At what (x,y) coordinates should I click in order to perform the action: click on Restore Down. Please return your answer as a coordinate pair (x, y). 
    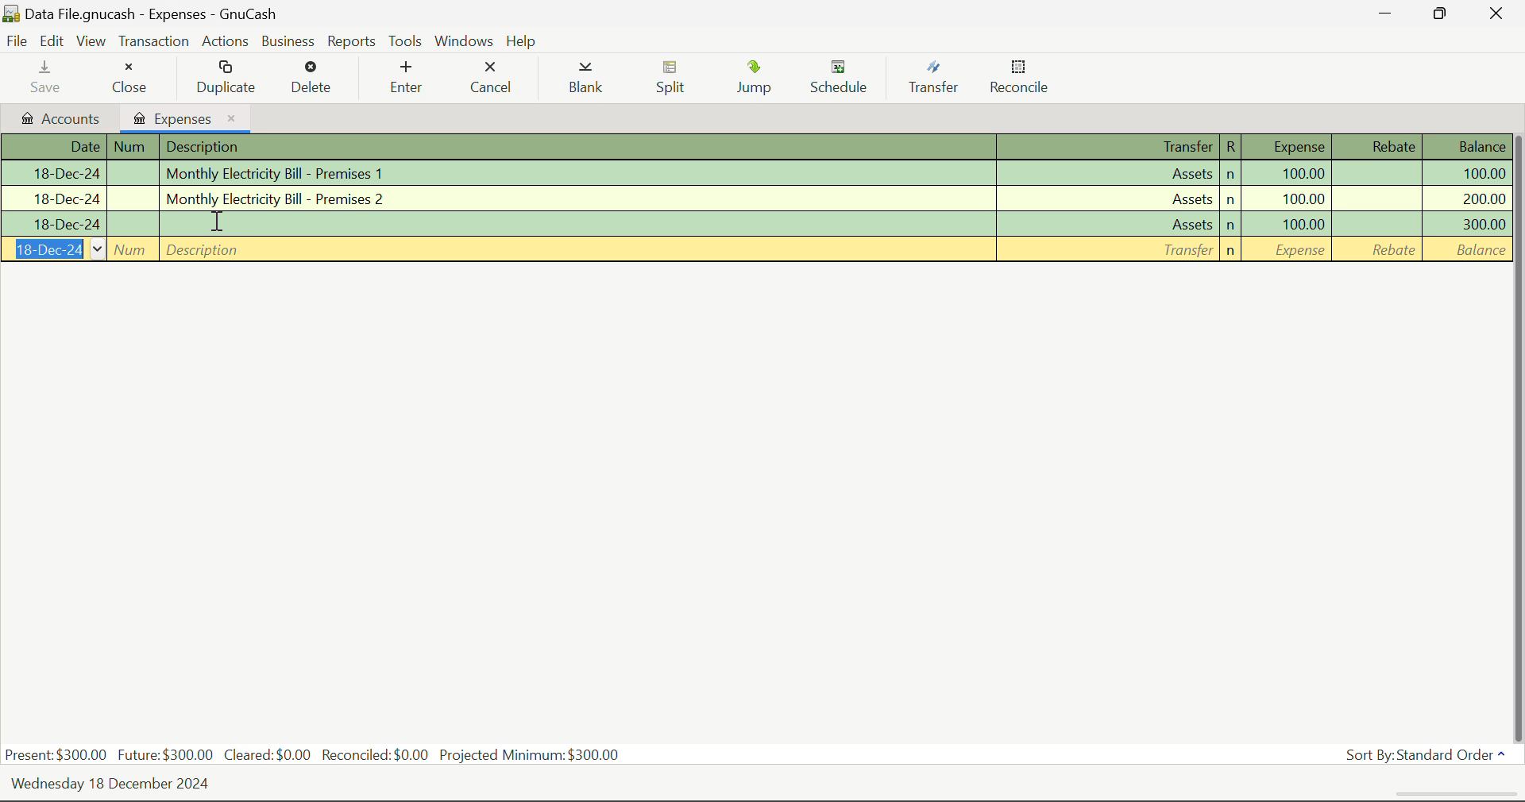
    Looking at the image, I should click on (1388, 17).